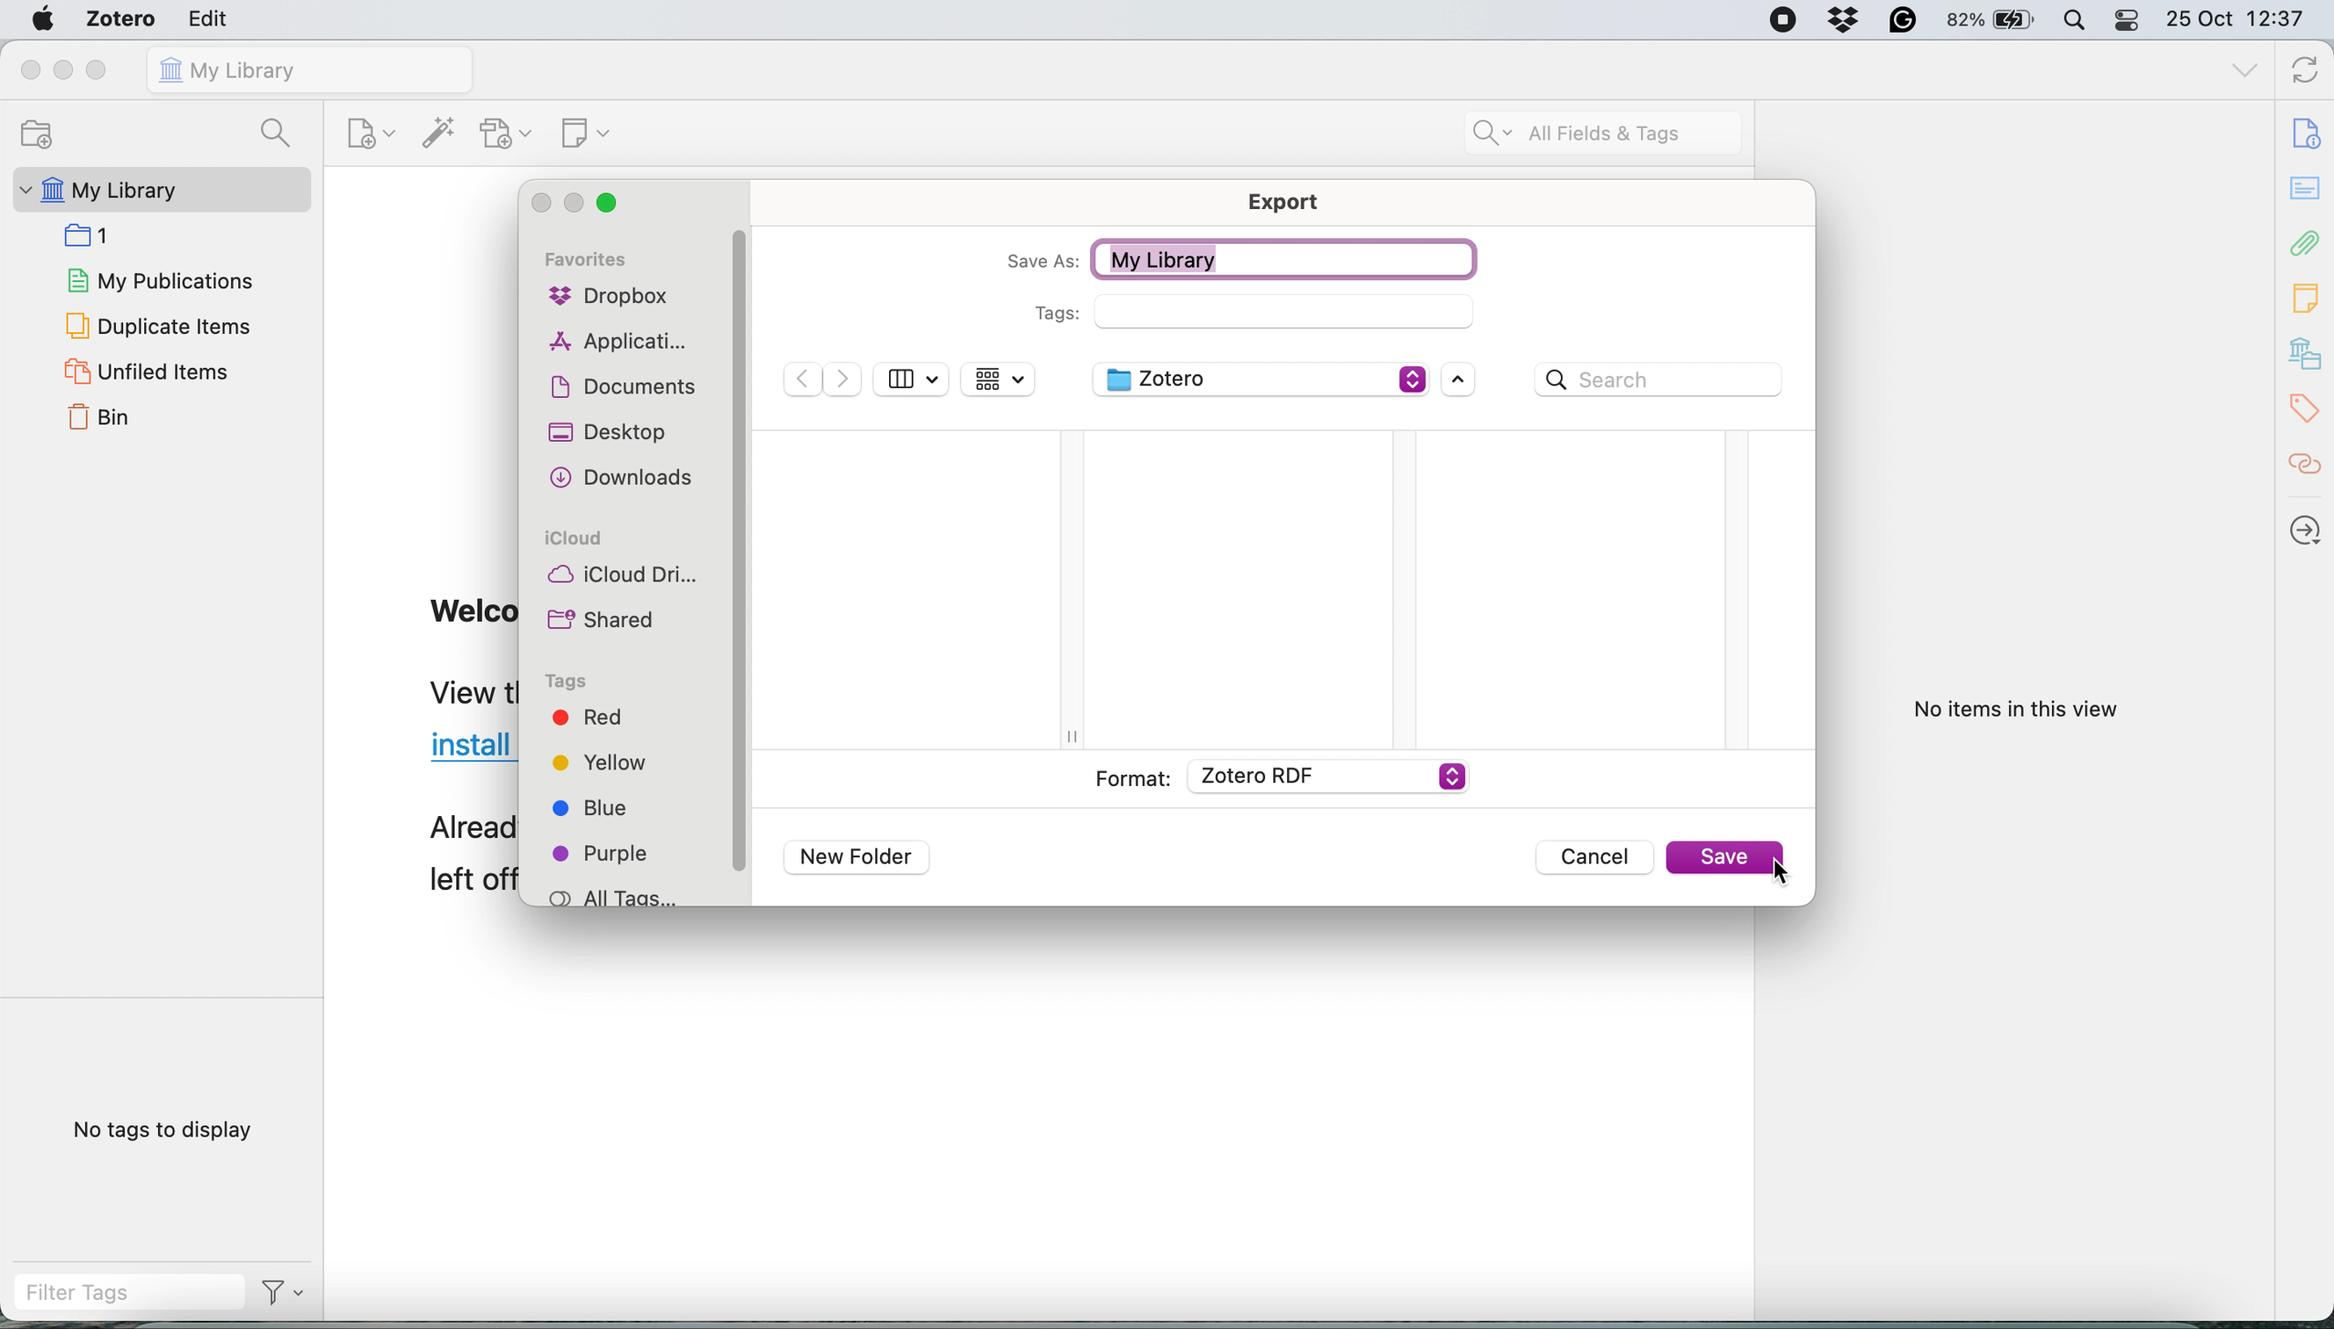  What do you see at coordinates (2240, 20) in the screenshot?
I see `25 Oct 12:37` at bounding box center [2240, 20].